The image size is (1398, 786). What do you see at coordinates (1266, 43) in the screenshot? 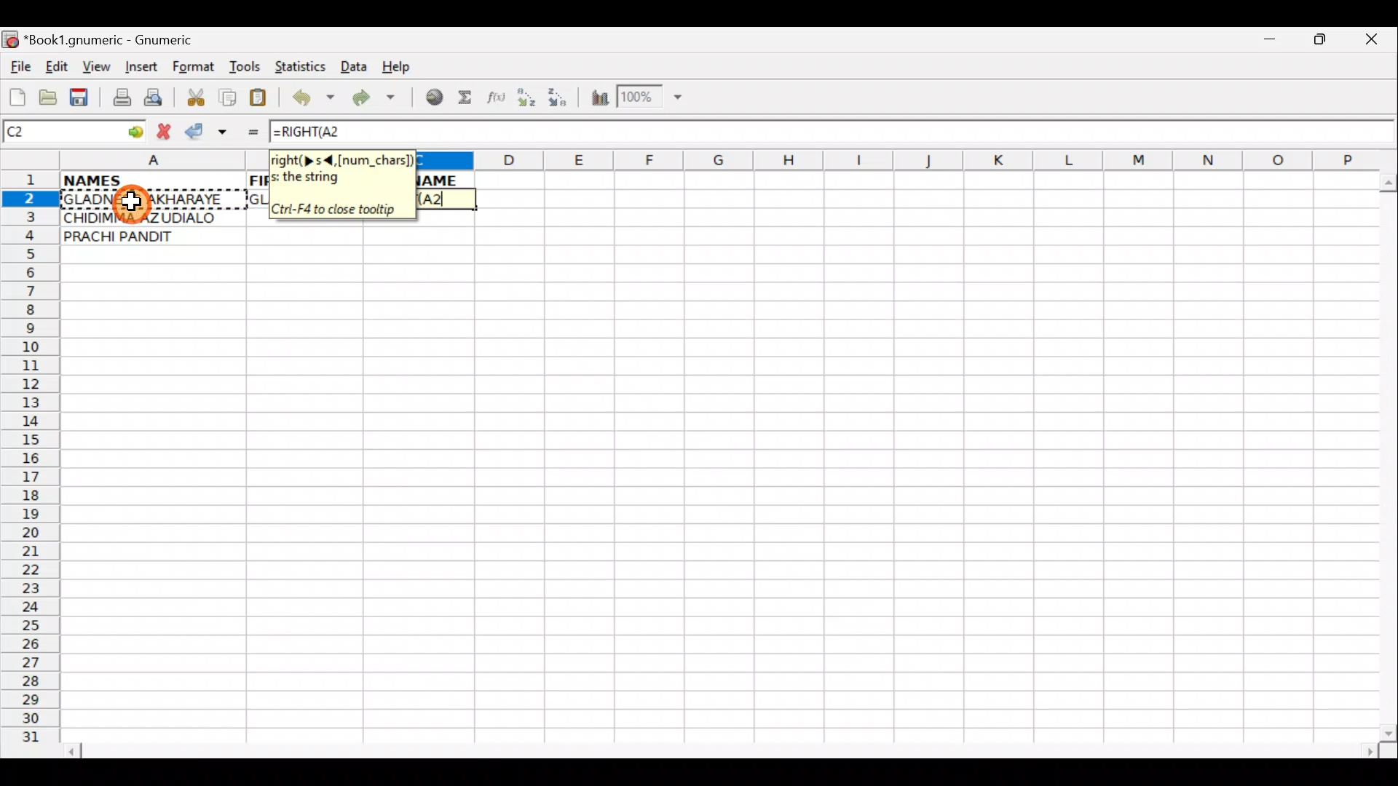
I see `Minimize` at bounding box center [1266, 43].